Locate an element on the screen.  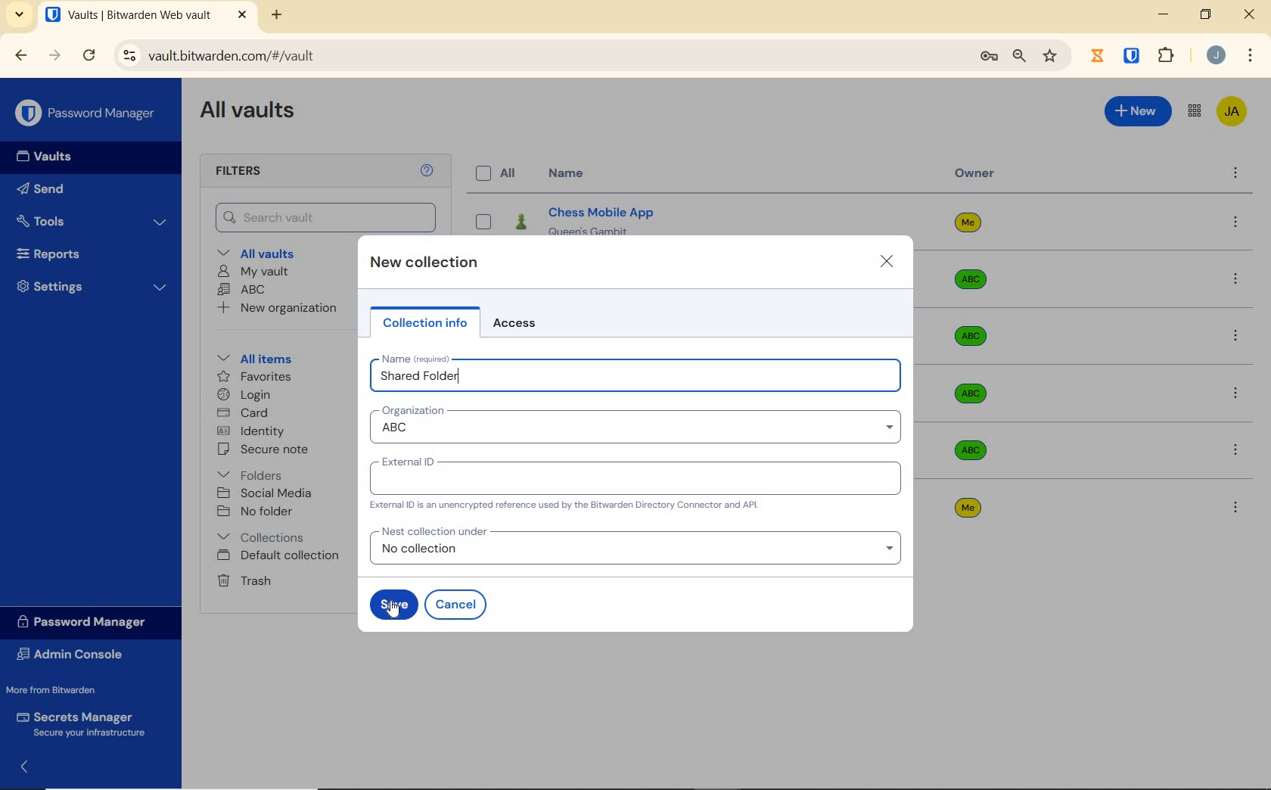
Help is located at coordinates (425, 171).